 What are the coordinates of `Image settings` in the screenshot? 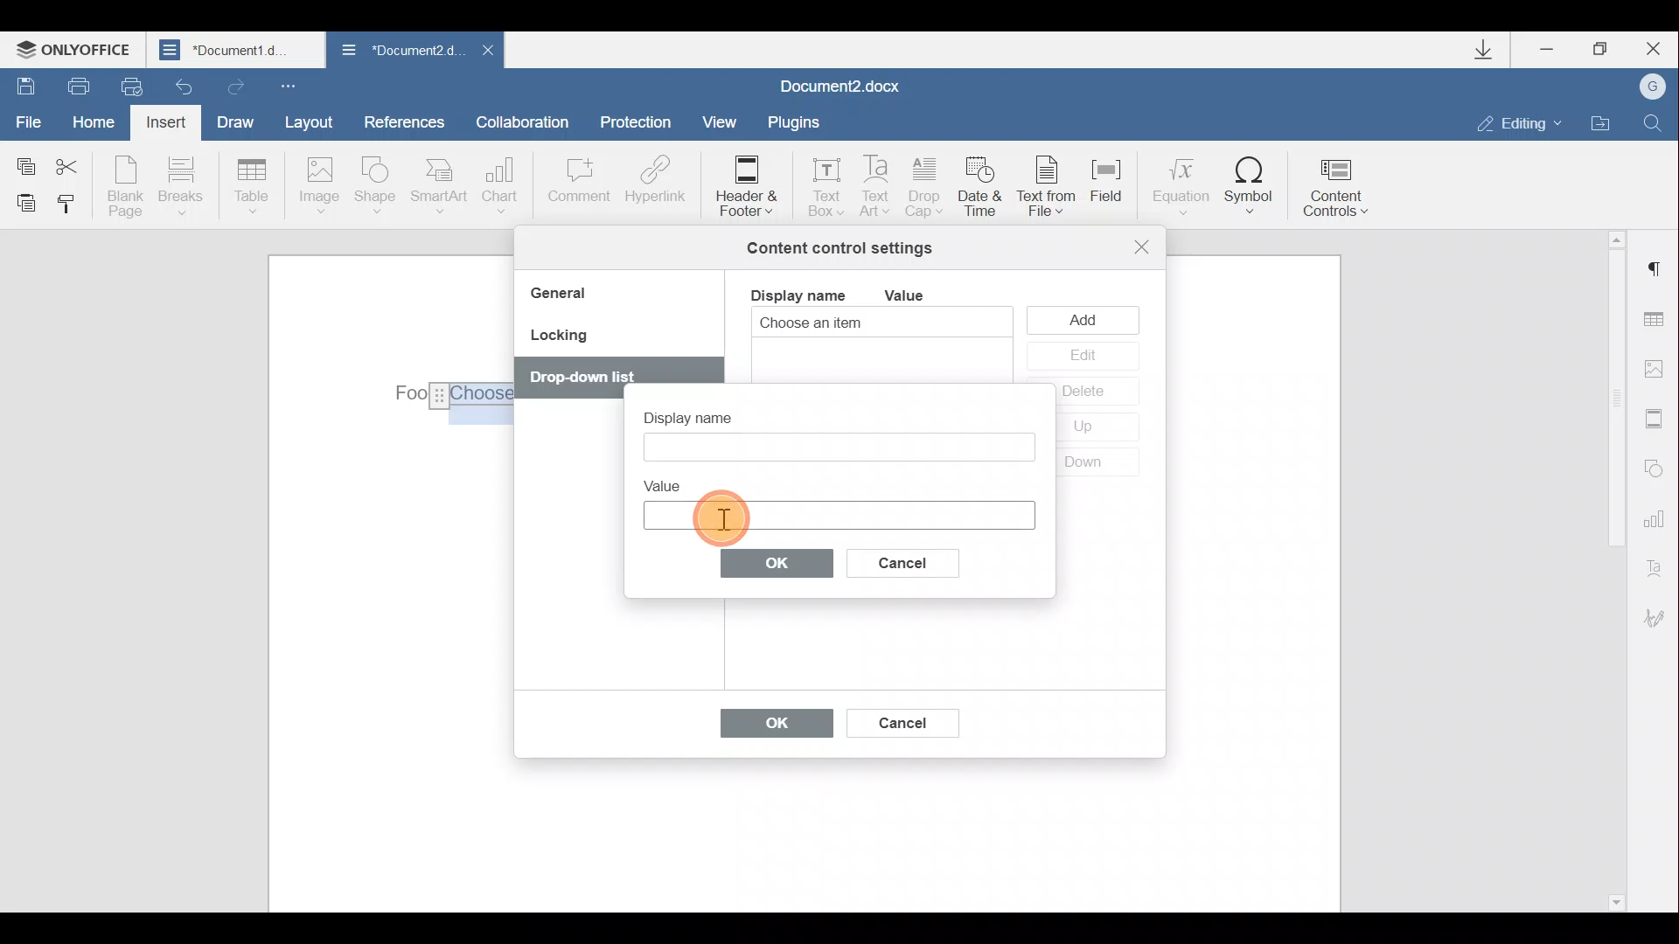 It's located at (1658, 369).